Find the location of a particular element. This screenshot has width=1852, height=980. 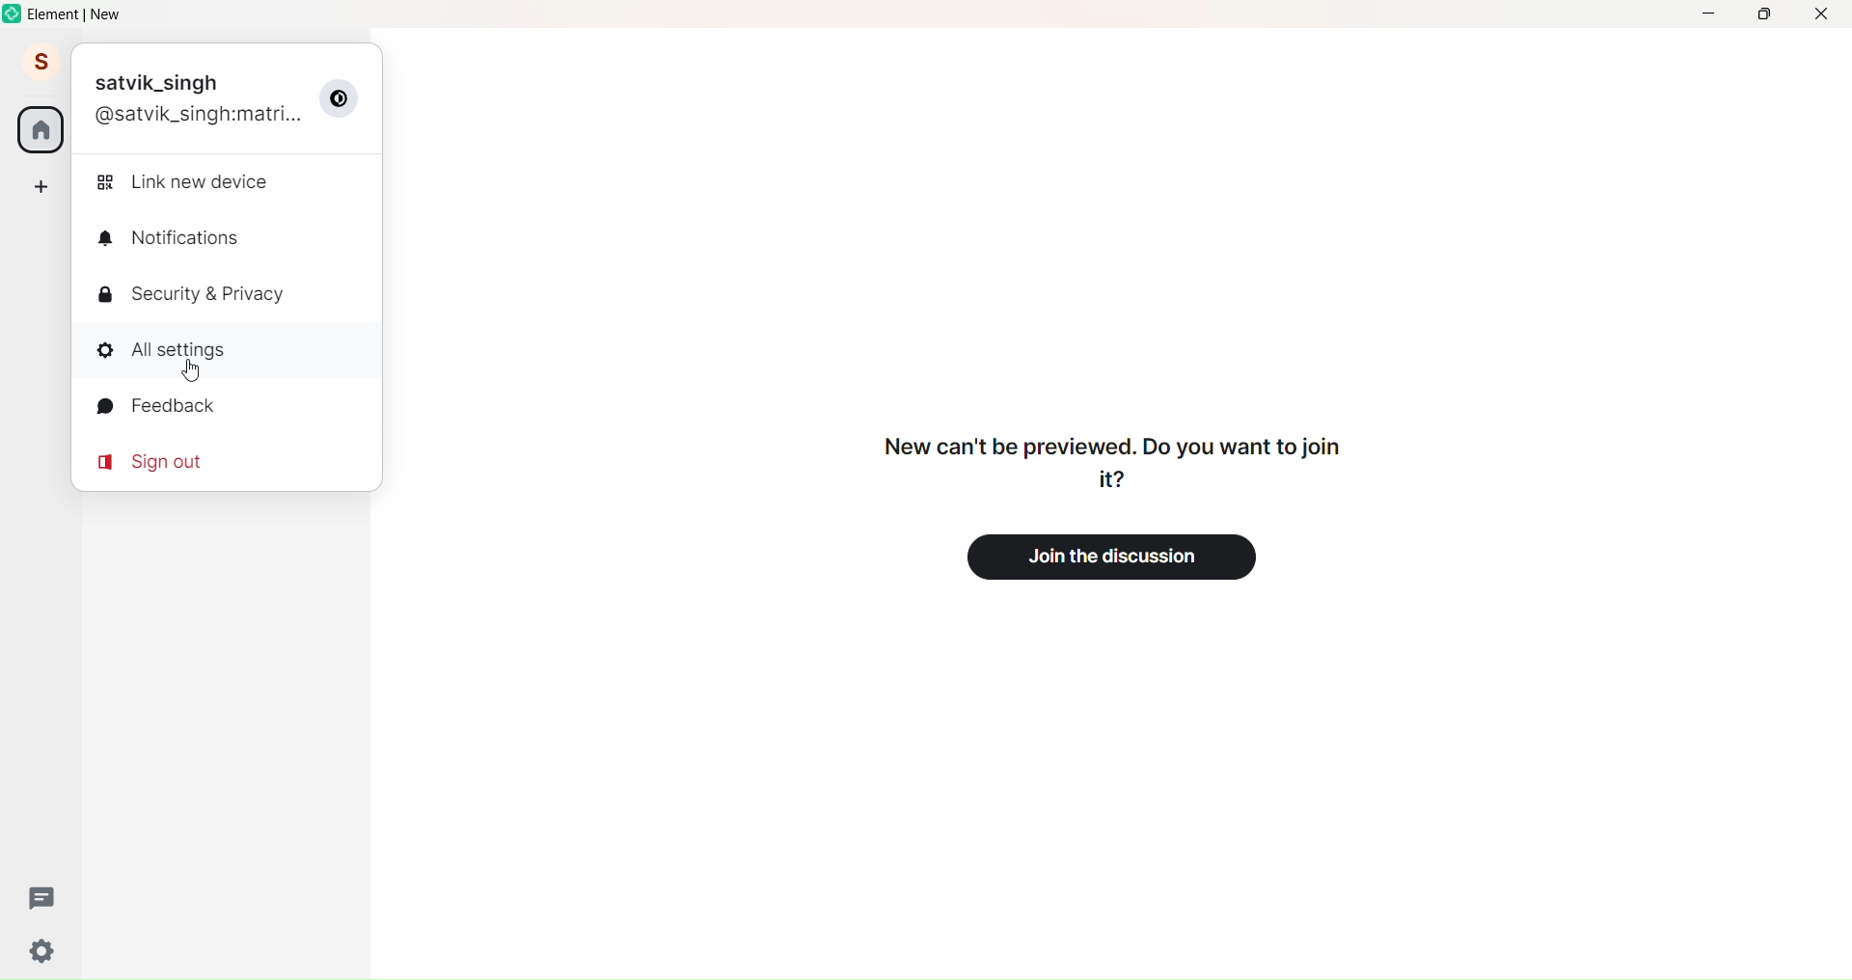

Feedback is located at coordinates (171, 409).